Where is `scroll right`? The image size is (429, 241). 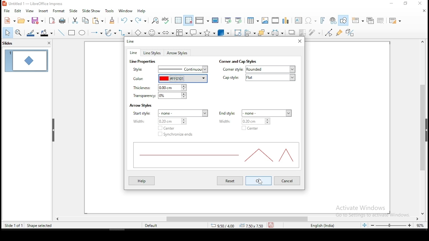 scroll right is located at coordinates (58, 218).